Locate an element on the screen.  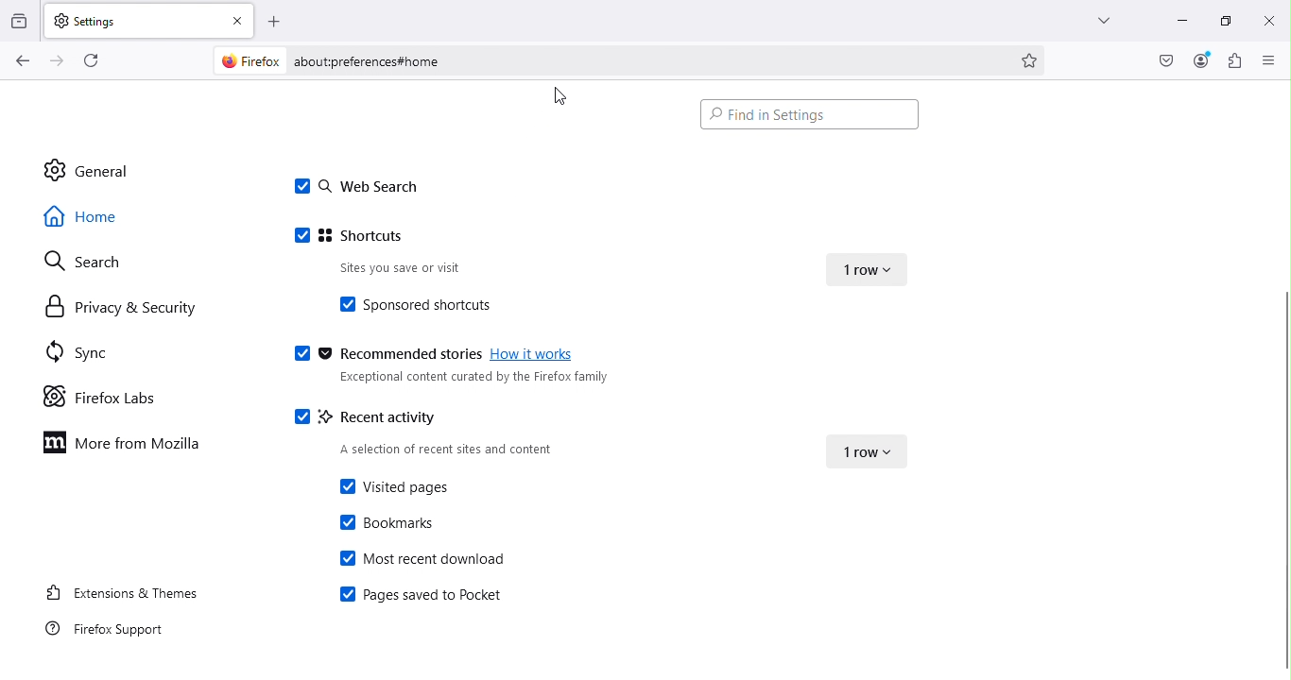
Reload the current page is located at coordinates (96, 59).